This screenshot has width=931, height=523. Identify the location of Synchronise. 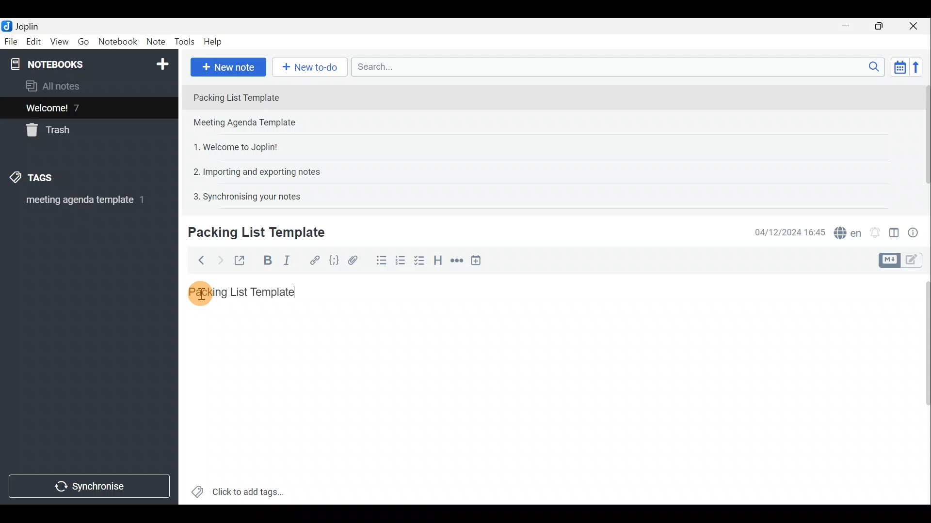
(91, 488).